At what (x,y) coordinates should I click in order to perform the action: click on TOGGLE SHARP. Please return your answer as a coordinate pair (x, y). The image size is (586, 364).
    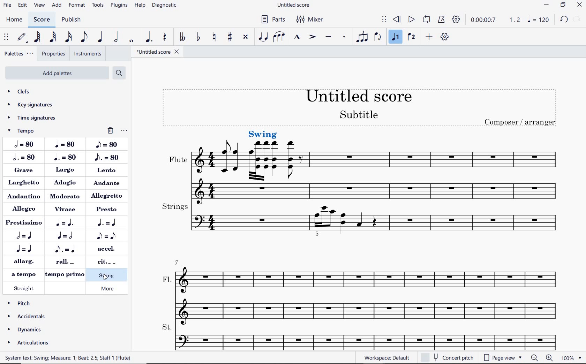
    Looking at the image, I should click on (229, 37).